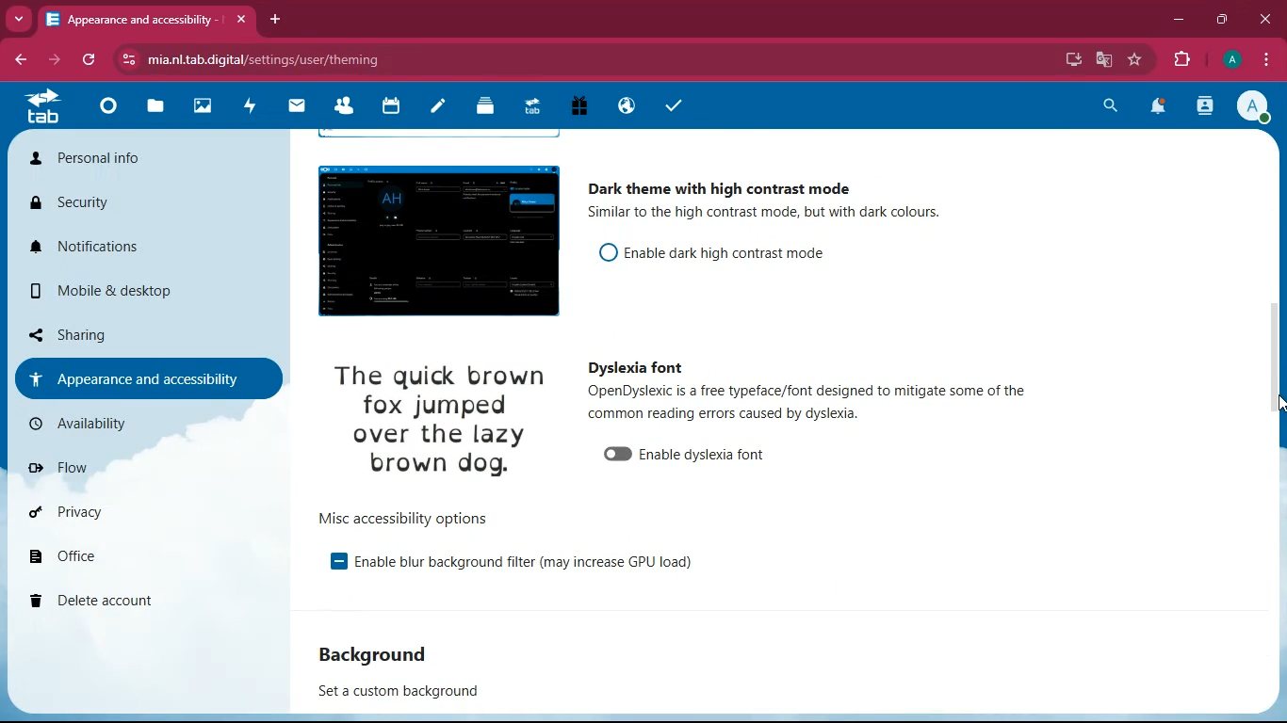 This screenshot has height=723, width=1287. Describe the element at coordinates (1159, 105) in the screenshot. I see `notifications` at that location.